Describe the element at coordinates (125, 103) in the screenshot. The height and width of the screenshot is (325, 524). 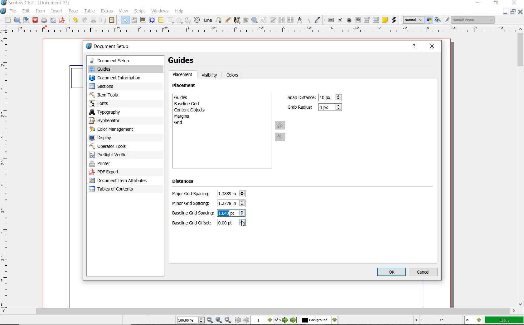
I see `fonts` at that location.